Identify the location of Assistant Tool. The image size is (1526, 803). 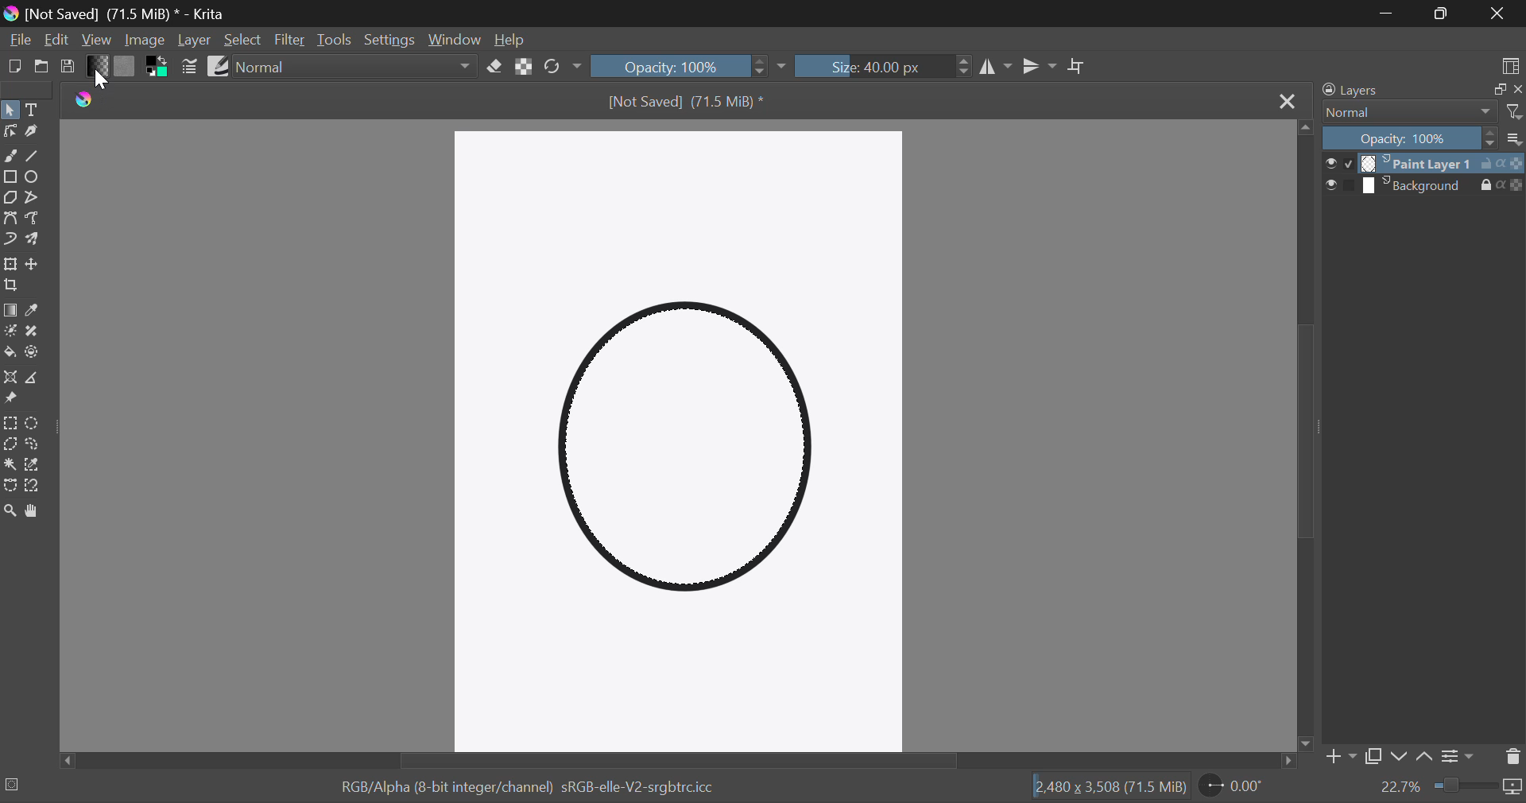
(10, 376).